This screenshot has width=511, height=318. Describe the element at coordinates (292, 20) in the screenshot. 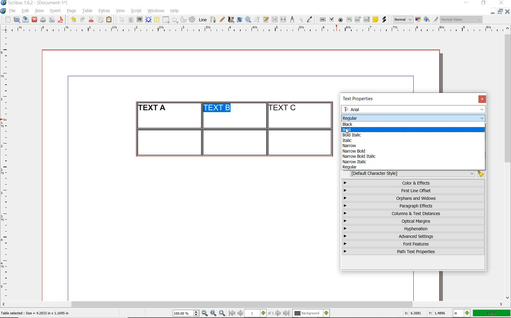

I see `measurements` at that location.